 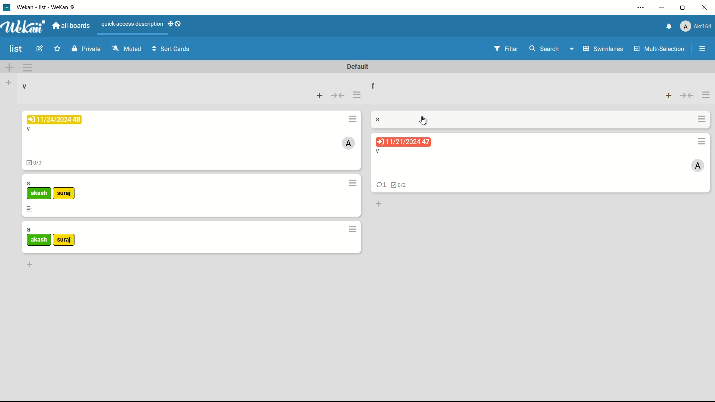 What do you see at coordinates (357, 95) in the screenshot?
I see `list actions` at bounding box center [357, 95].